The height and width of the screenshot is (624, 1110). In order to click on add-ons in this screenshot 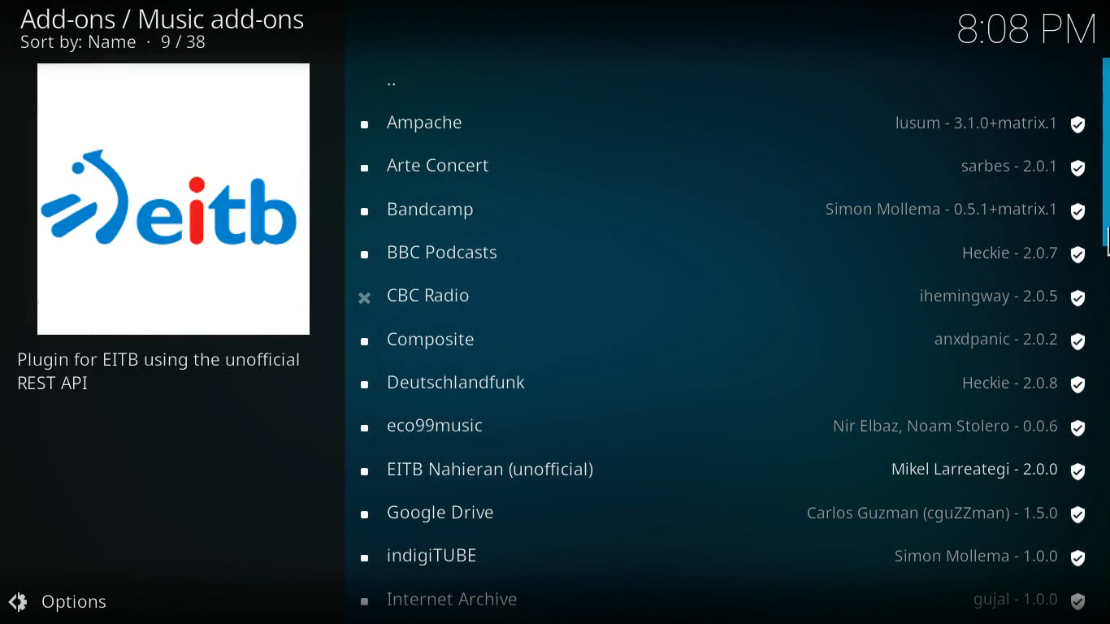, I will do `click(492, 469)`.